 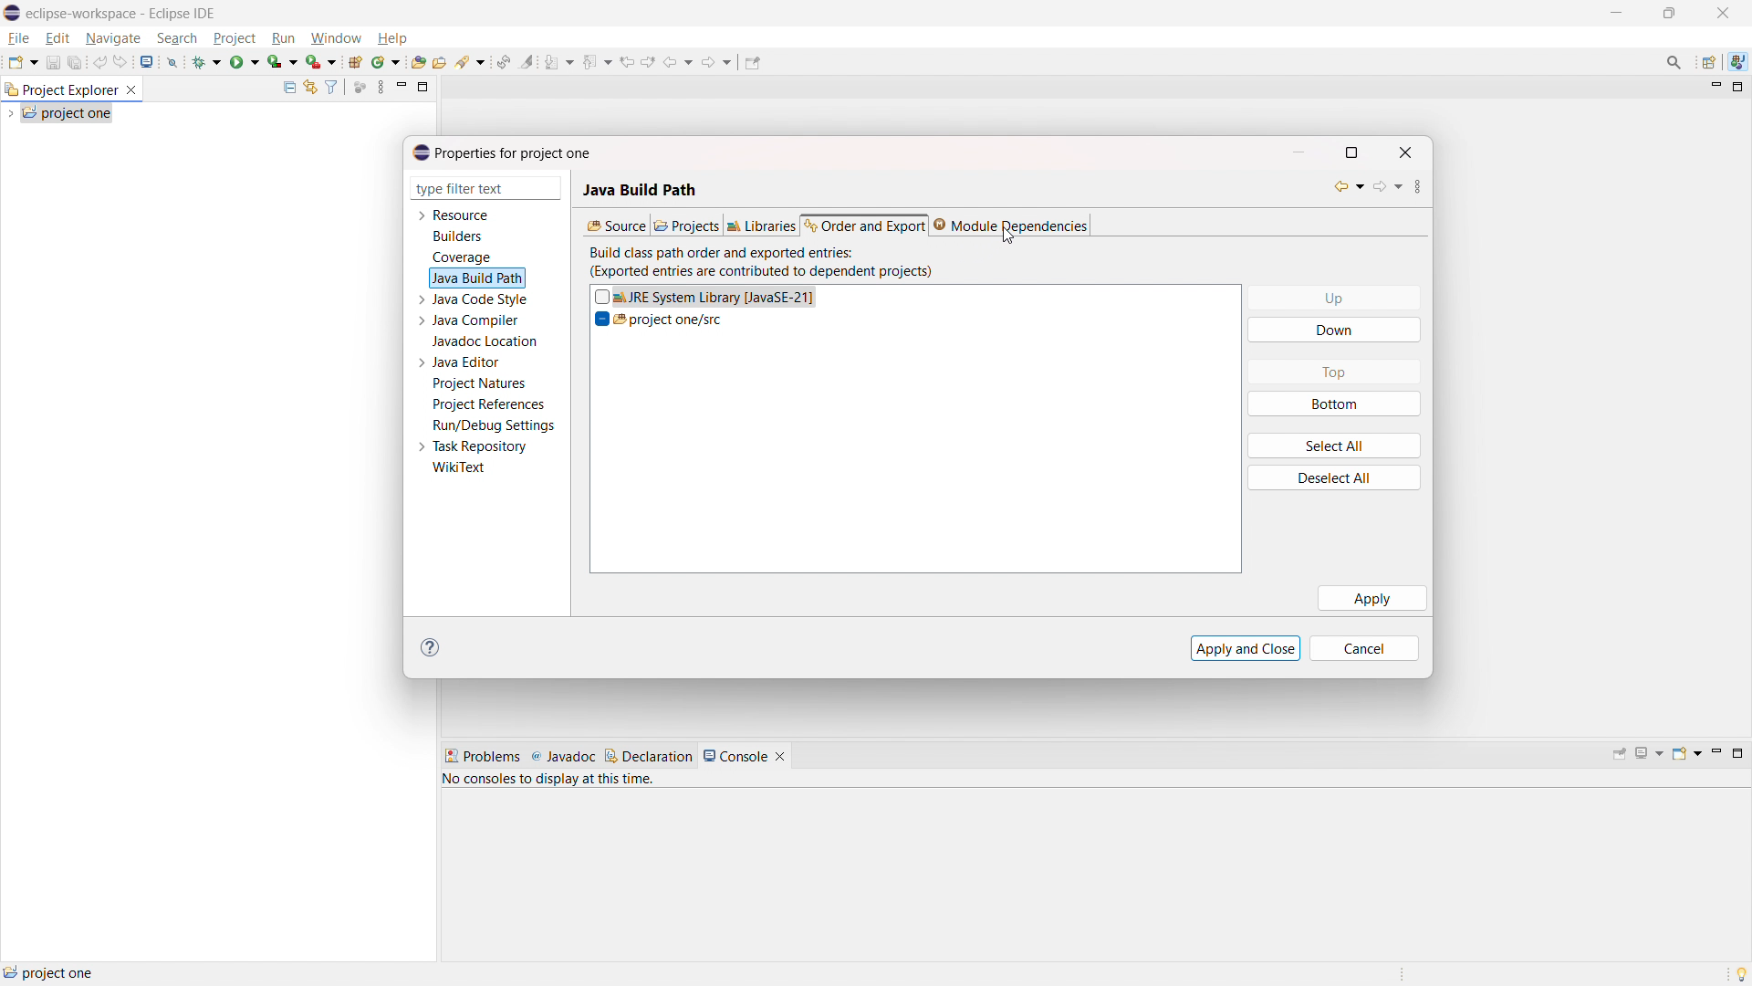 What do you see at coordinates (68, 112) in the screenshot?
I see `project one` at bounding box center [68, 112].